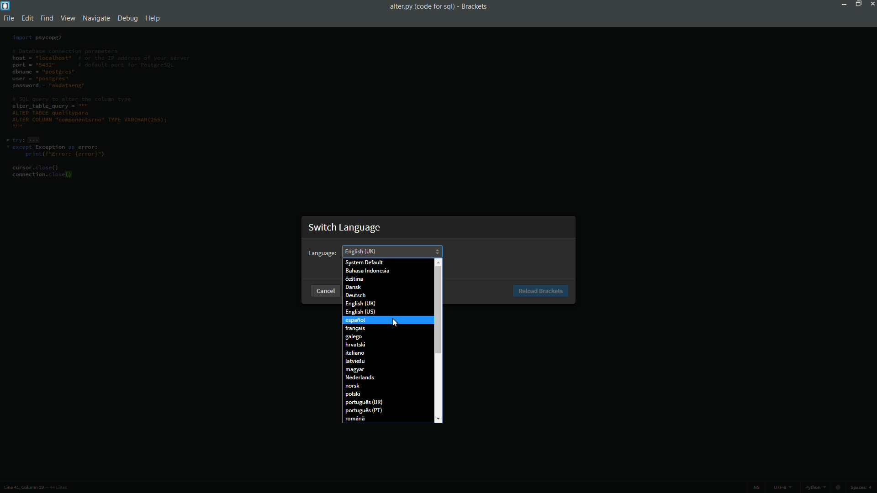 The width and height of the screenshot is (877, 493). I want to click on System Default, so click(386, 262).